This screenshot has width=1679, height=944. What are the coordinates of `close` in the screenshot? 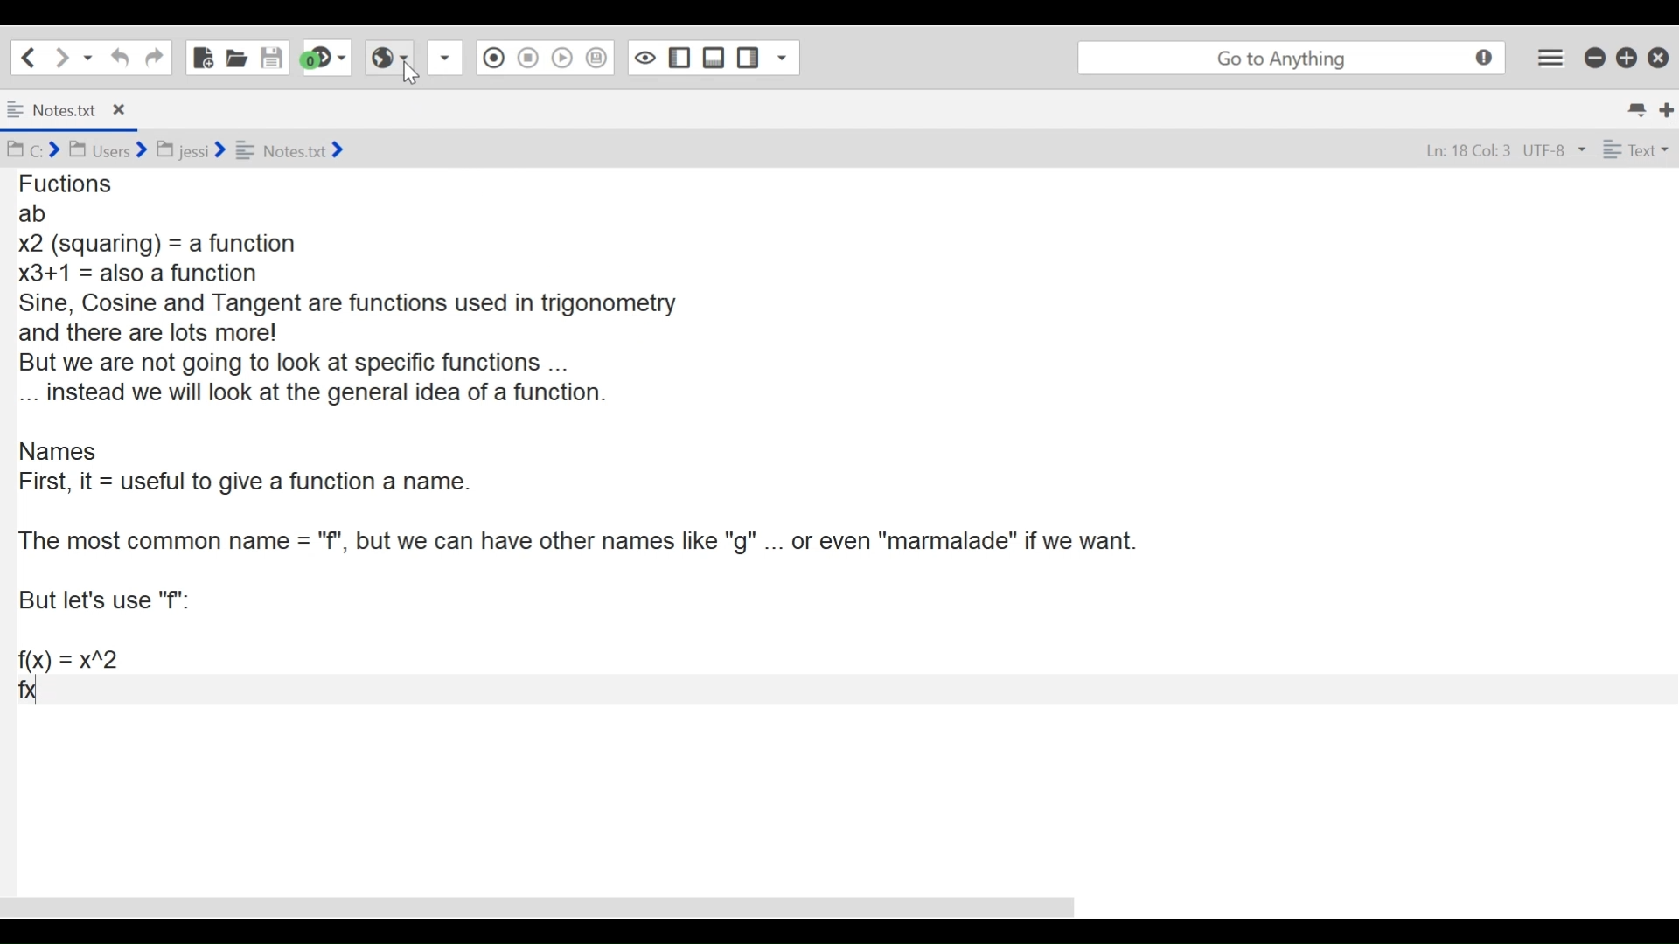 It's located at (1659, 55).